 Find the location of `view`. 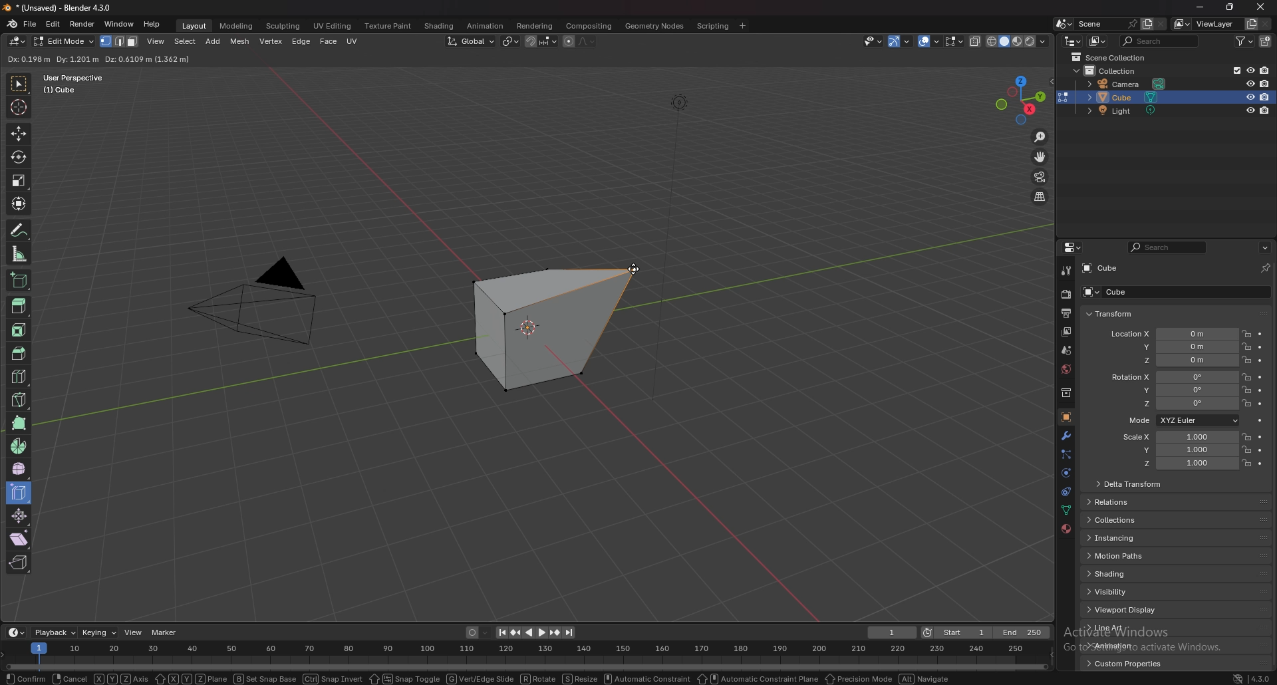

view is located at coordinates (156, 42).